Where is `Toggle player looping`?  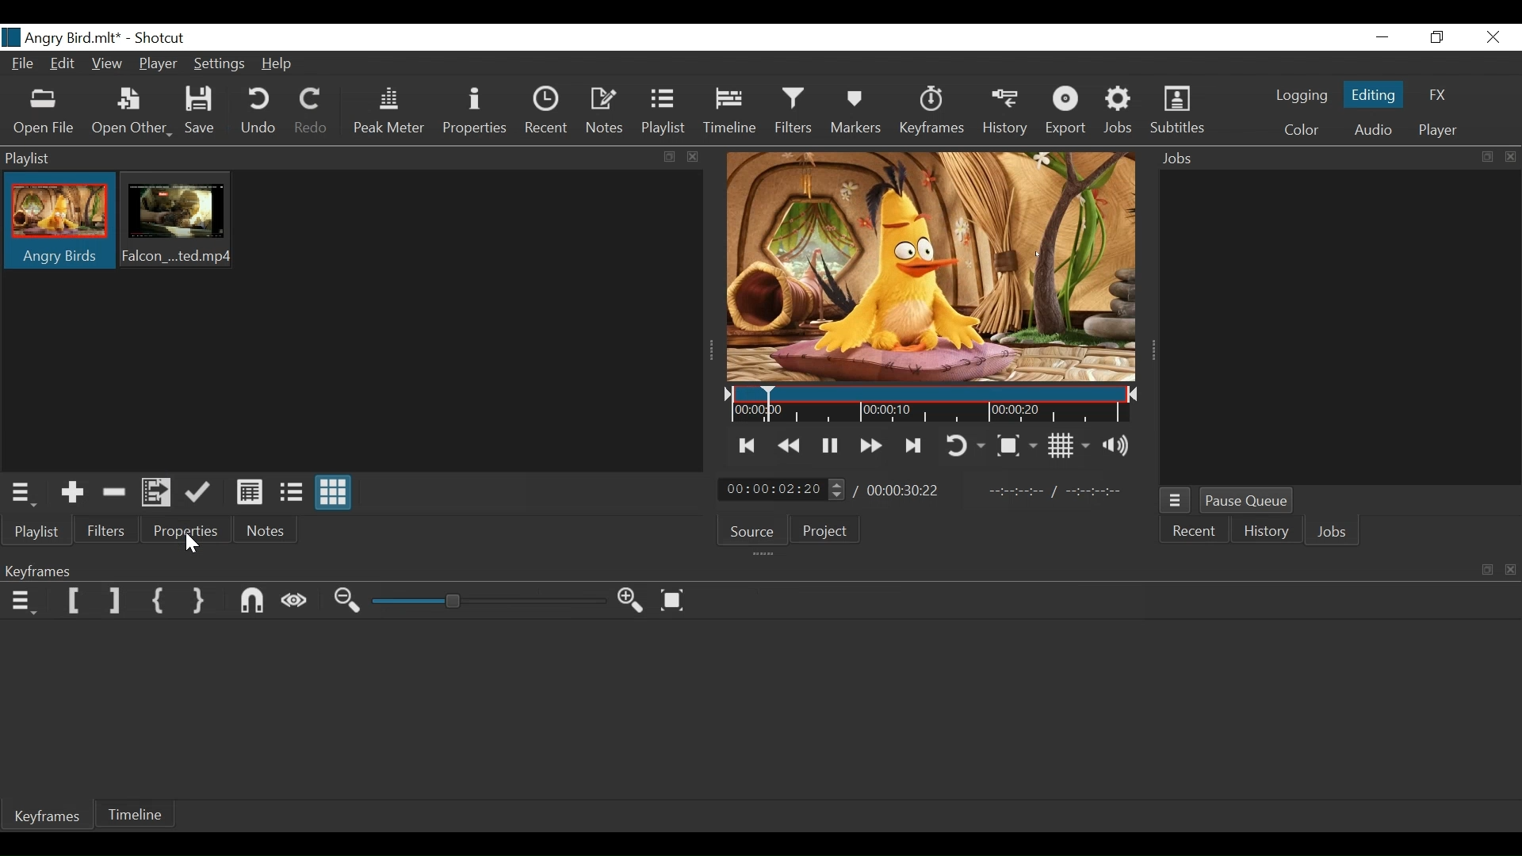
Toggle player looping is located at coordinates (968, 445).